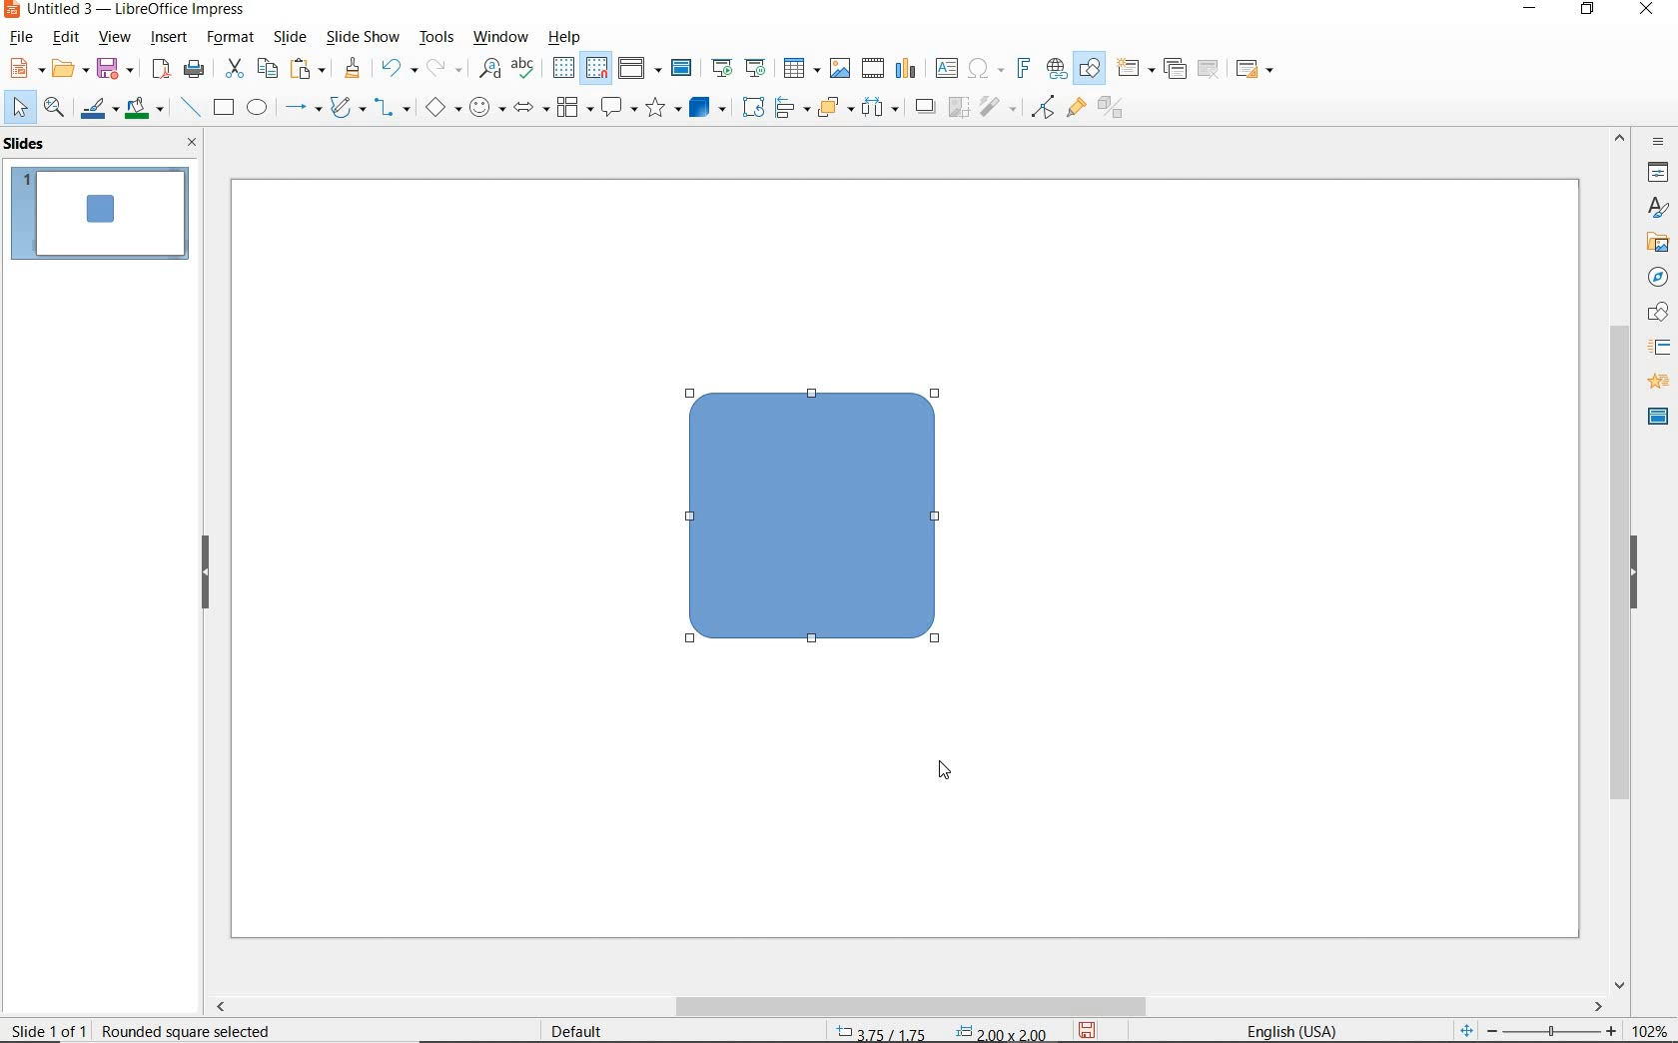 The image size is (1678, 1043). I want to click on save, so click(1087, 1031).